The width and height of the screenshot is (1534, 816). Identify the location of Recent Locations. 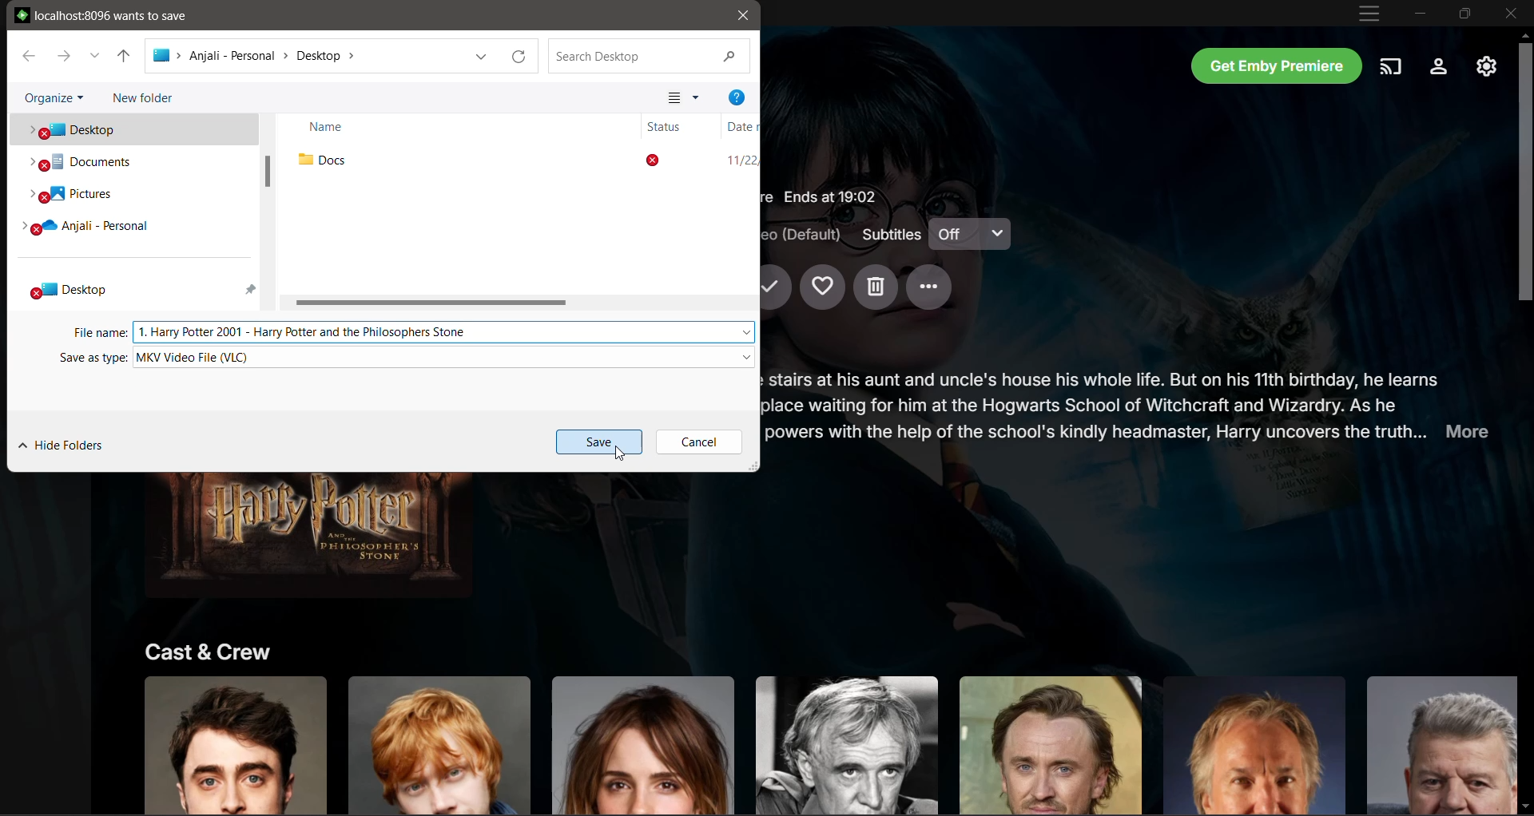
(93, 55).